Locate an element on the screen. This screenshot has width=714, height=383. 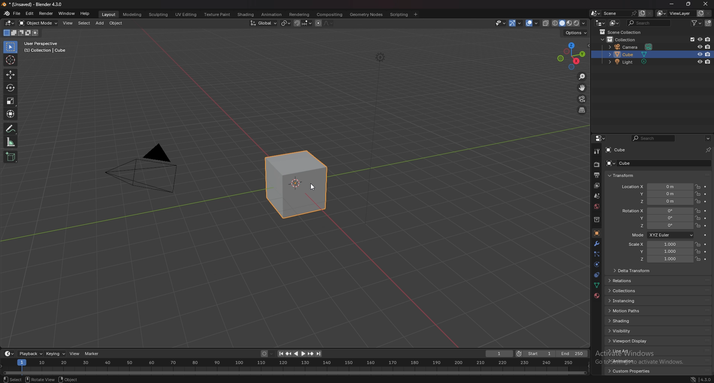
light is located at coordinates (634, 62).